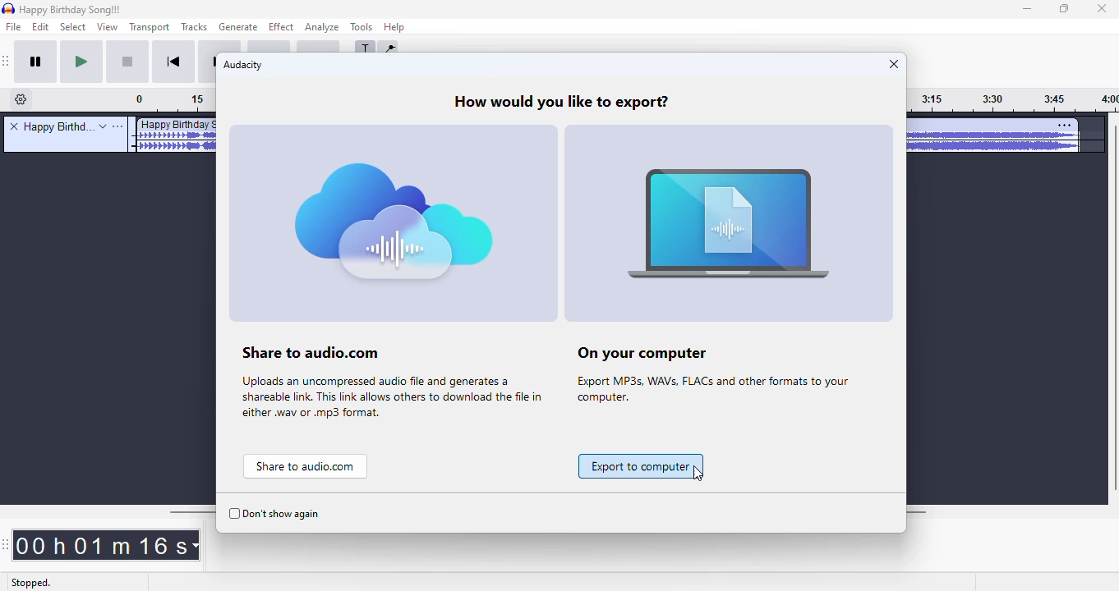  I want to click on share to audio.com, so click(394, 275).